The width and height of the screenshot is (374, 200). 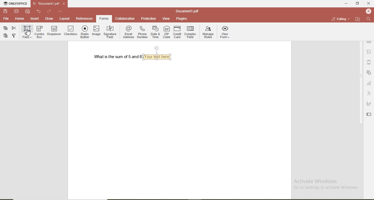 I want to click on text field, so click(x=157, y=54).